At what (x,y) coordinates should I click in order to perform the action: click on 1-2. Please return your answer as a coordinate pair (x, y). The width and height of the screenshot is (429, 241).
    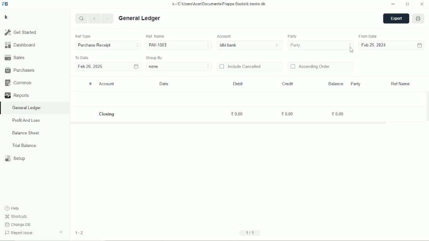
    Looking at the image, I should click on (79, 233).